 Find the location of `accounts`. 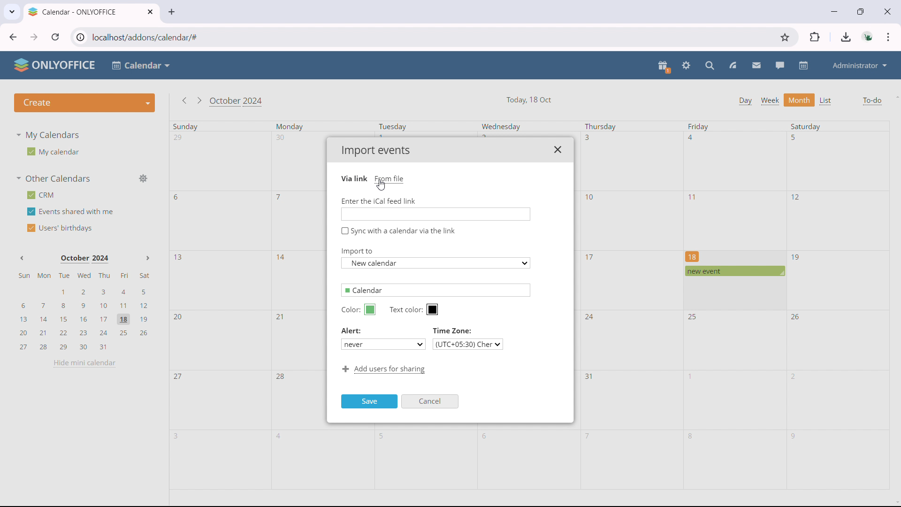

accounts is located at coordinates (869, 37).